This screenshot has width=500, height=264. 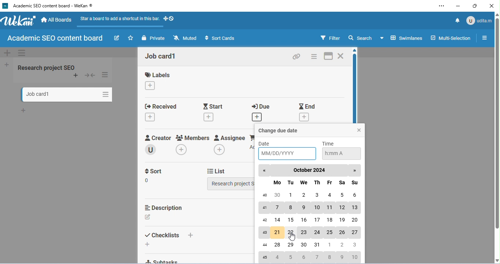 I want to click on add members, so click(x=184, y=150).